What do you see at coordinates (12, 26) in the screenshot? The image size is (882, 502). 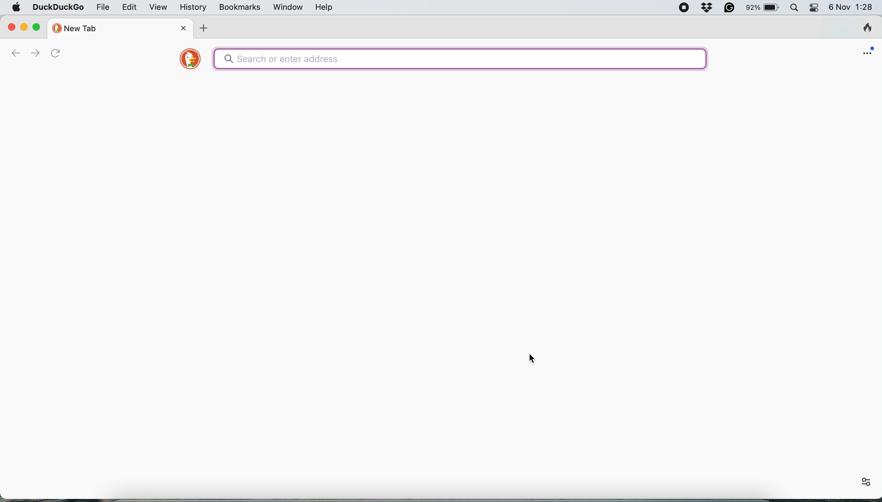 I see `close` at bounding box center [12, 26].